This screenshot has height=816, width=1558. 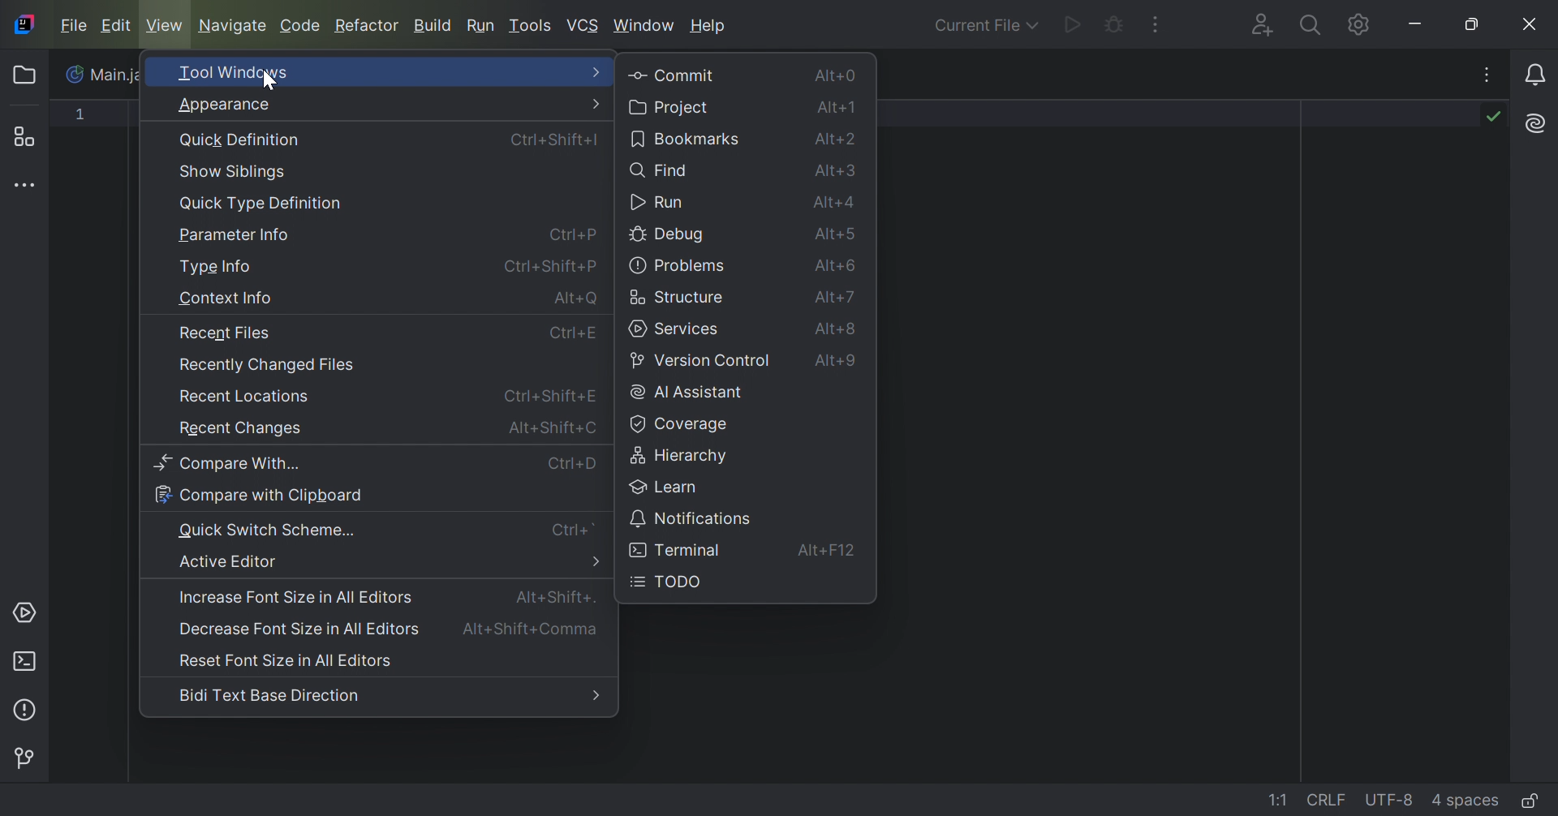 I want to click on Coverage, so click(x=677, y=424).